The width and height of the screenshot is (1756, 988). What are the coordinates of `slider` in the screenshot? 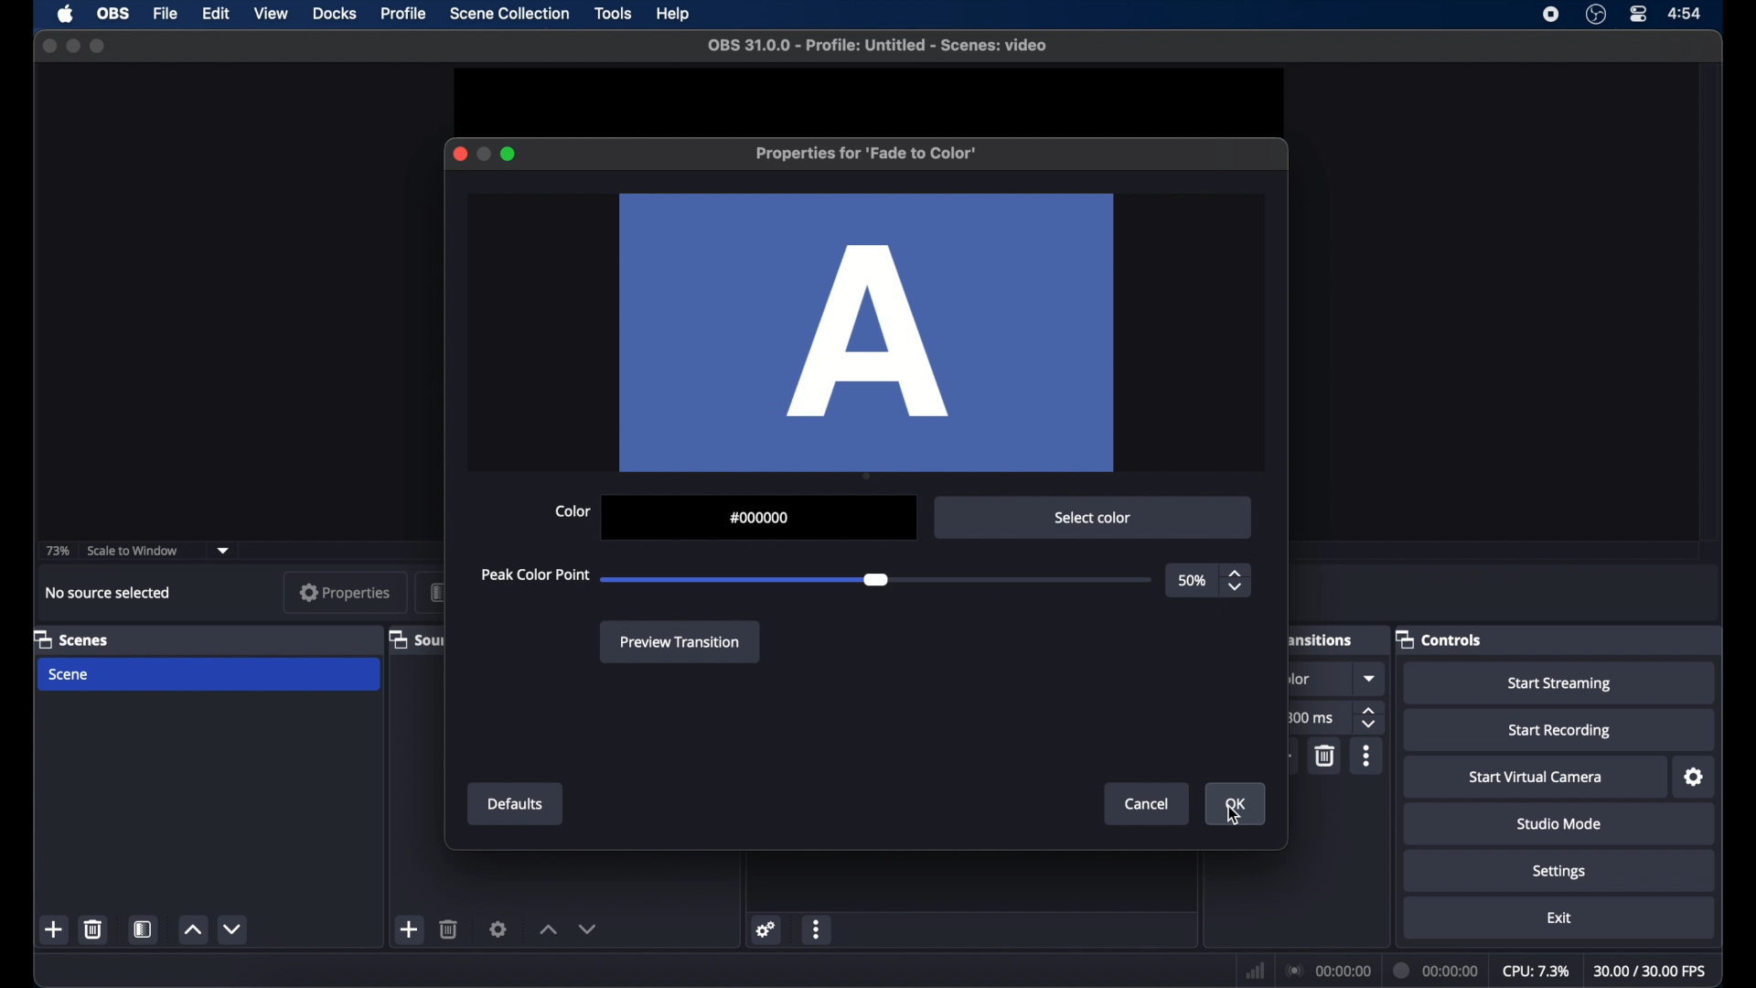 It's located at (746, 580).